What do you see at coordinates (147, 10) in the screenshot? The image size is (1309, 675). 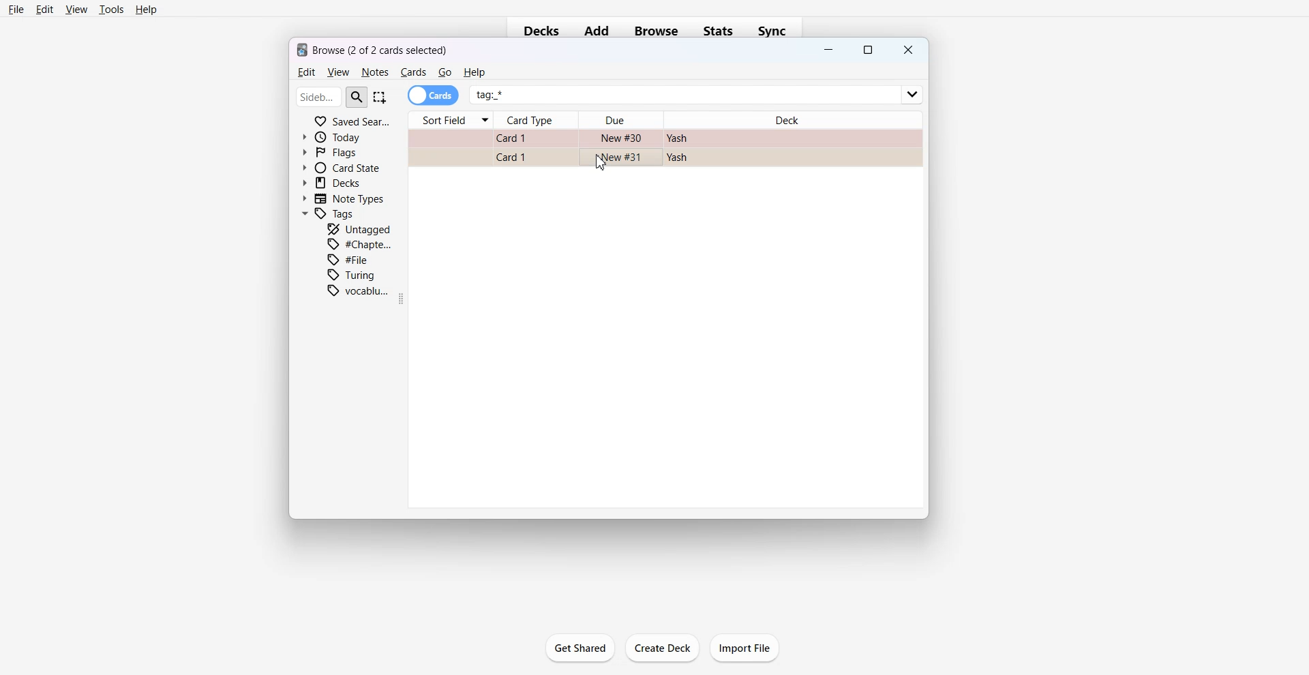 I see `Help` at bounding box center [147, 10].